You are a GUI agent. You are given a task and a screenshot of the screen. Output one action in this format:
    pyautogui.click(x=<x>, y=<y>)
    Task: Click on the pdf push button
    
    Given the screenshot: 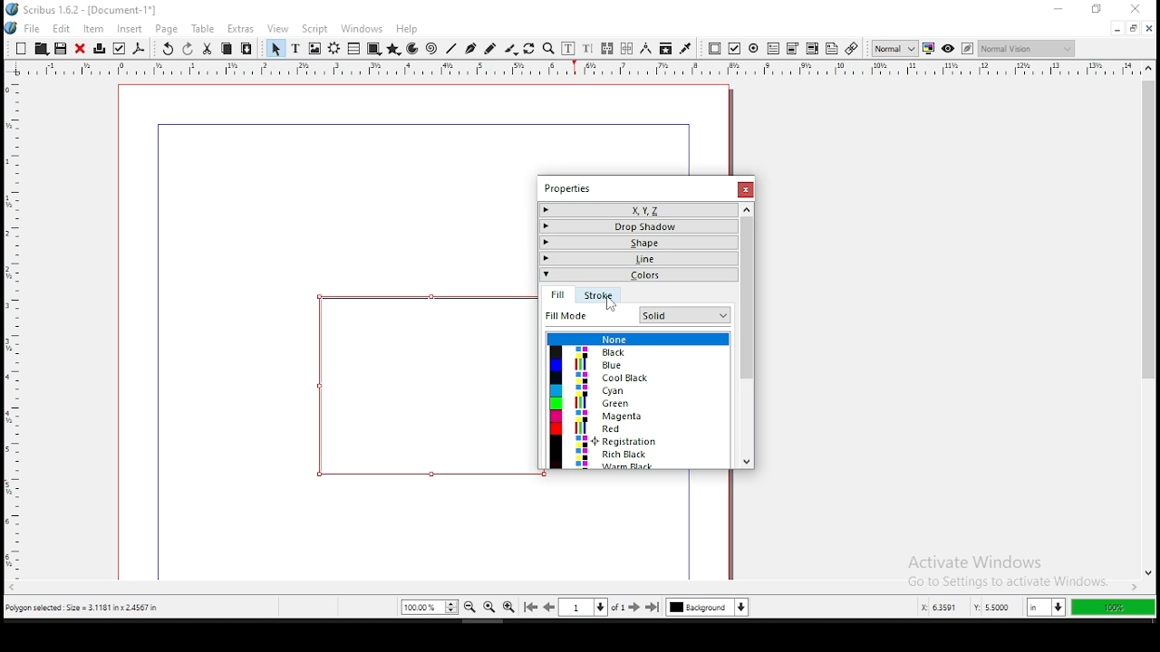 What is the action you would take?
    pyautogui.click(x=715, y=50)
    